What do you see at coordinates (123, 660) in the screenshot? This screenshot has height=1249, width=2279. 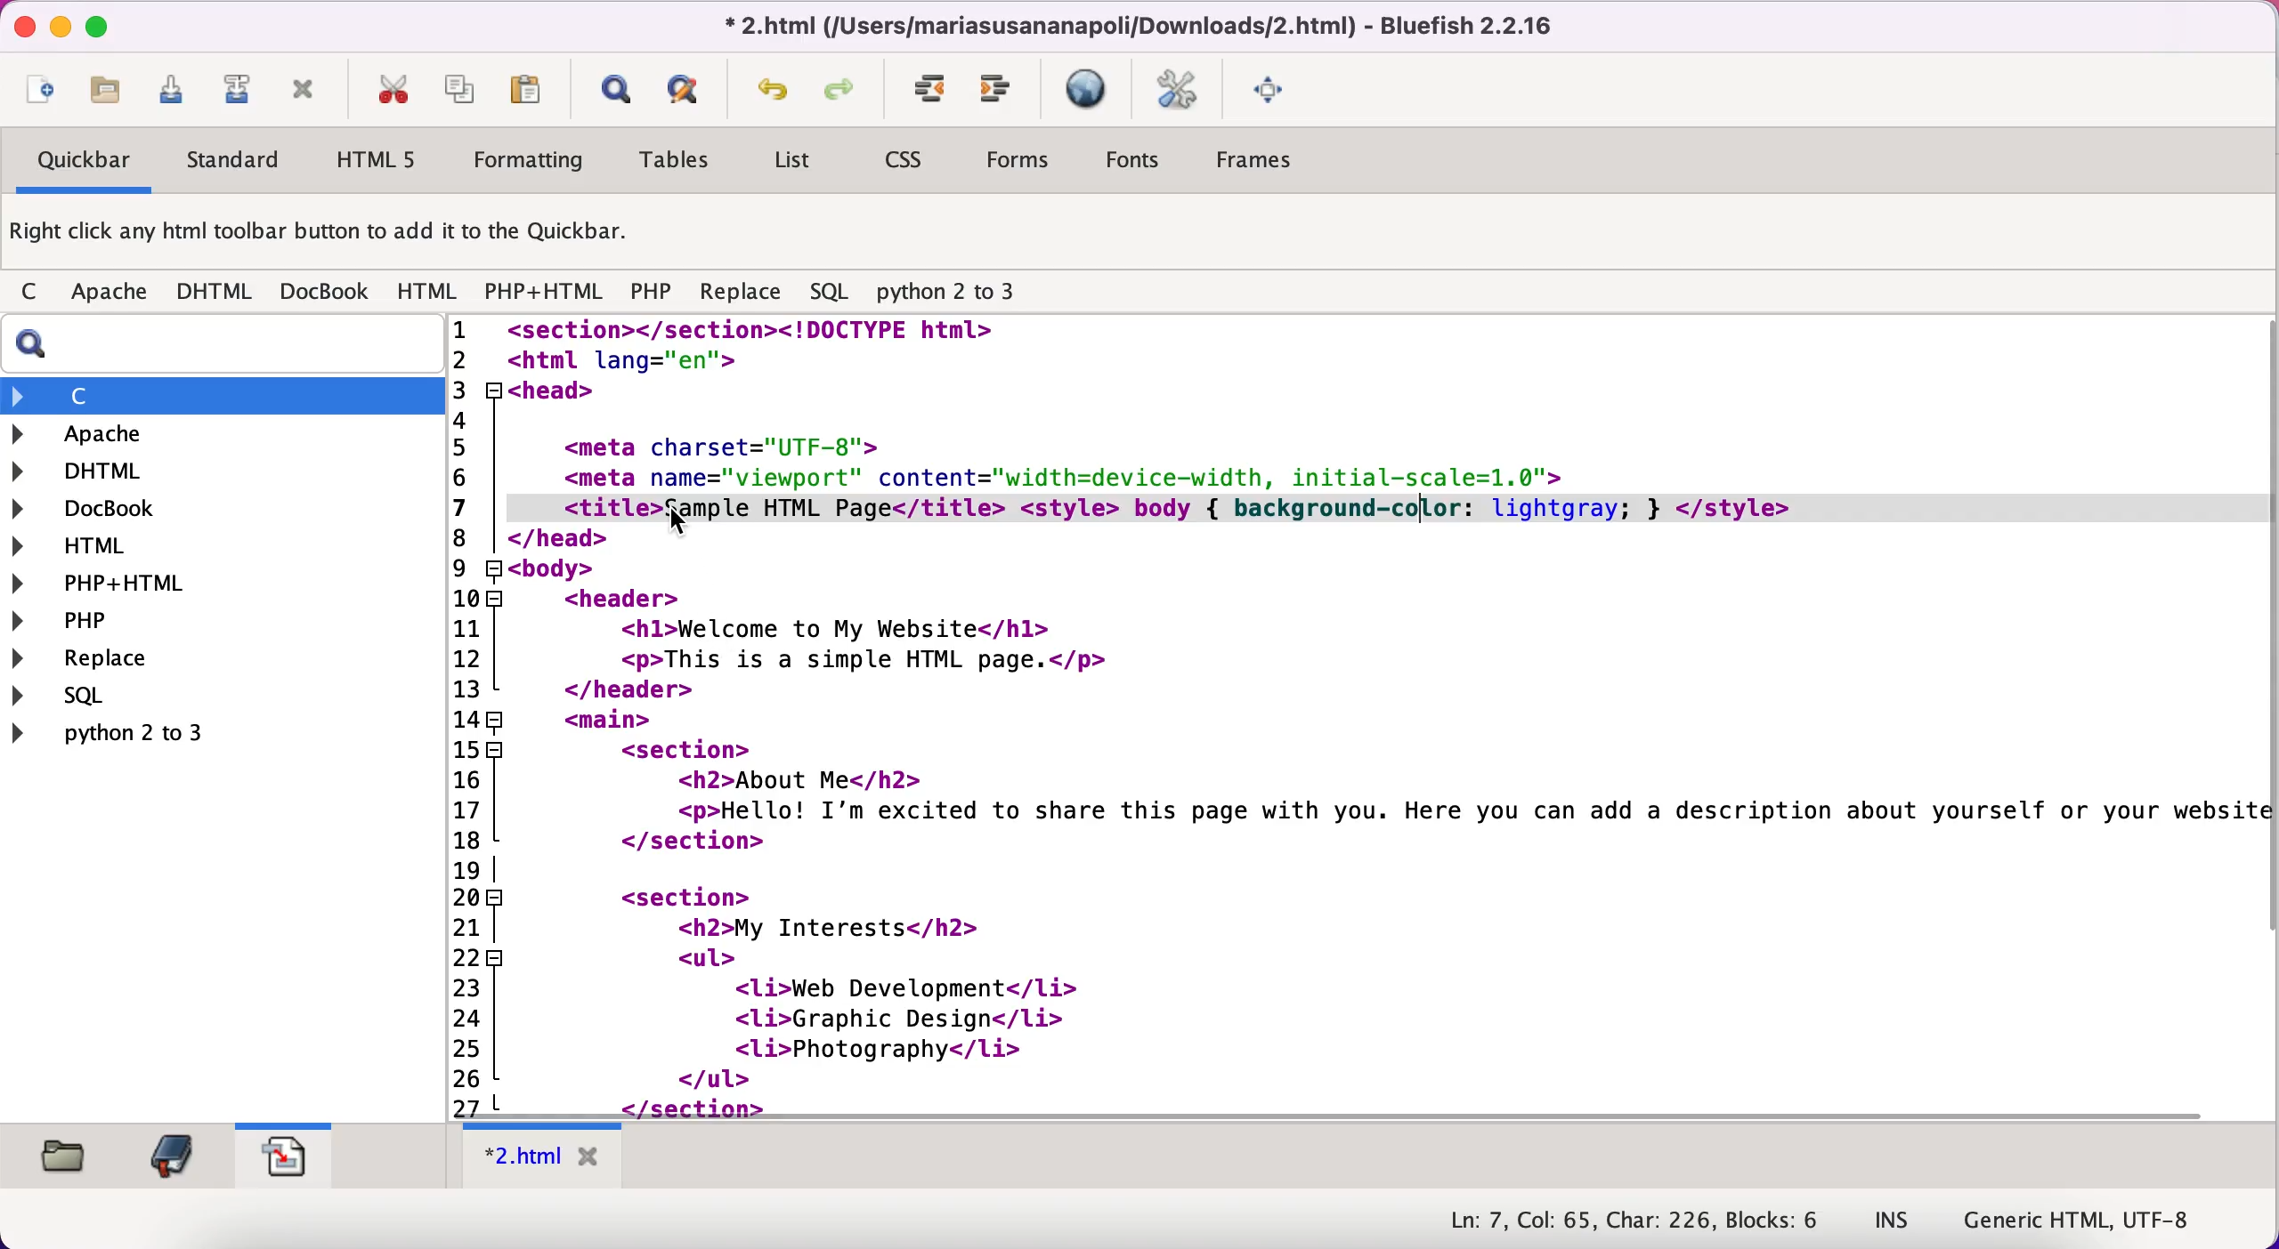 I see `replace` at bounding box center [123, 660].